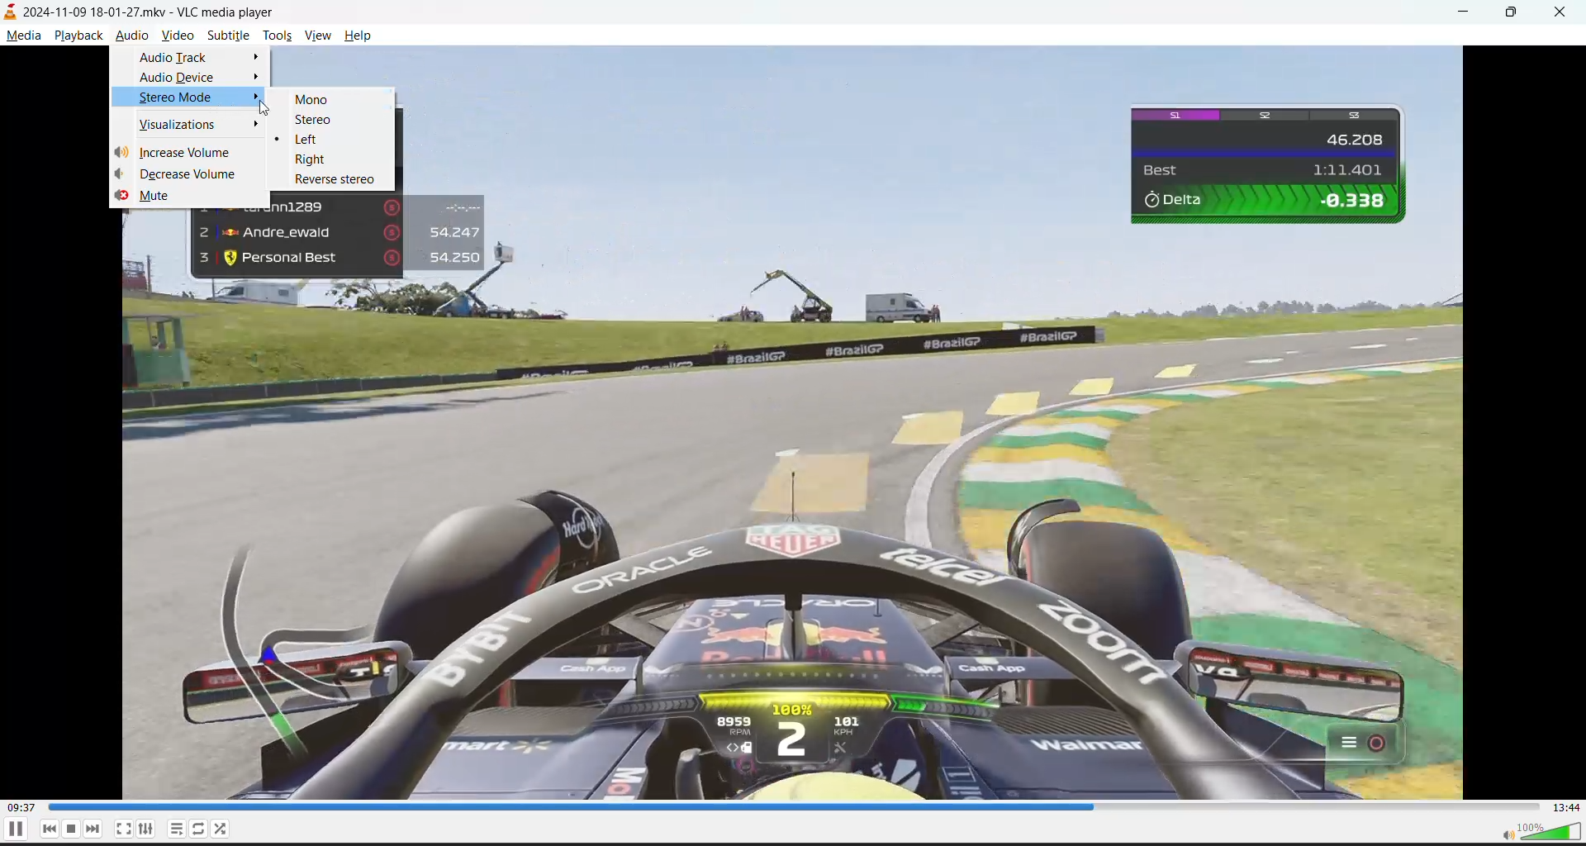 The width and height of the screenshot is (1586, 846). Describe the element at coordinates (132, 38) in the screenshot. I see `audio` at that location.